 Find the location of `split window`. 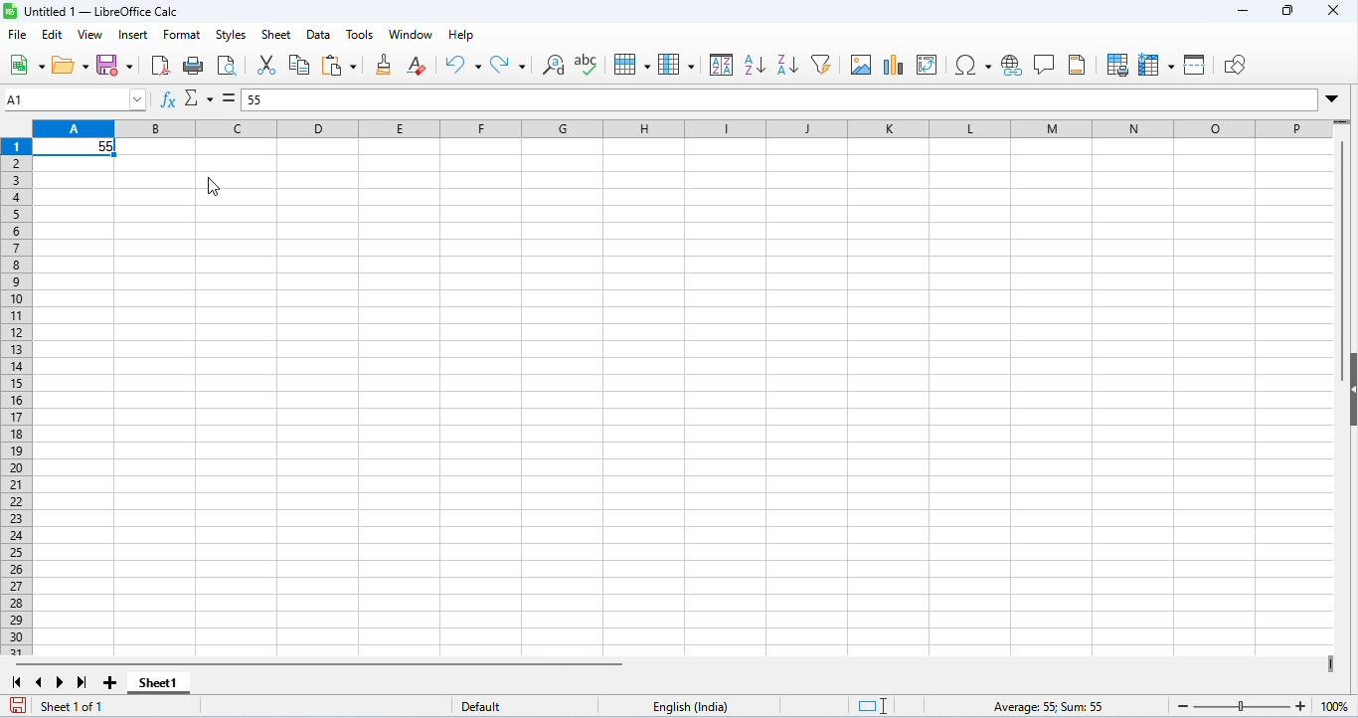

split window is located at coordinates (1195, 65).